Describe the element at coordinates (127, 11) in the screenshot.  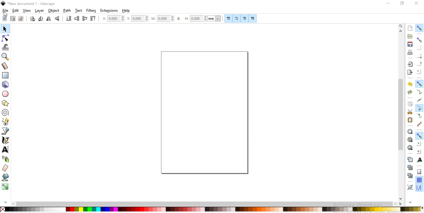
I see `help` at that location.